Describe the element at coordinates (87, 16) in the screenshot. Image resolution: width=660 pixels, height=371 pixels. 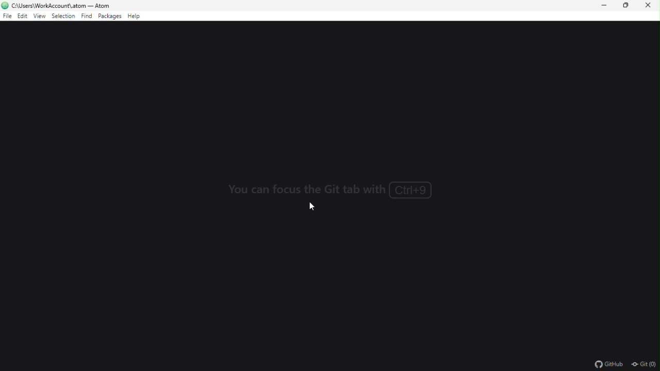
I see `find ` at that location.